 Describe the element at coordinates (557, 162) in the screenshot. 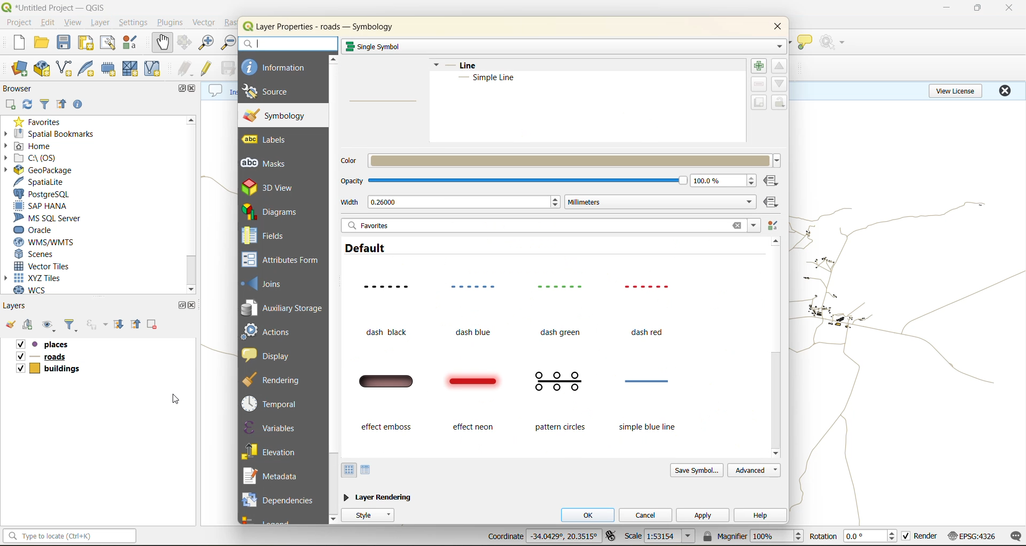

I see `color` at that location.